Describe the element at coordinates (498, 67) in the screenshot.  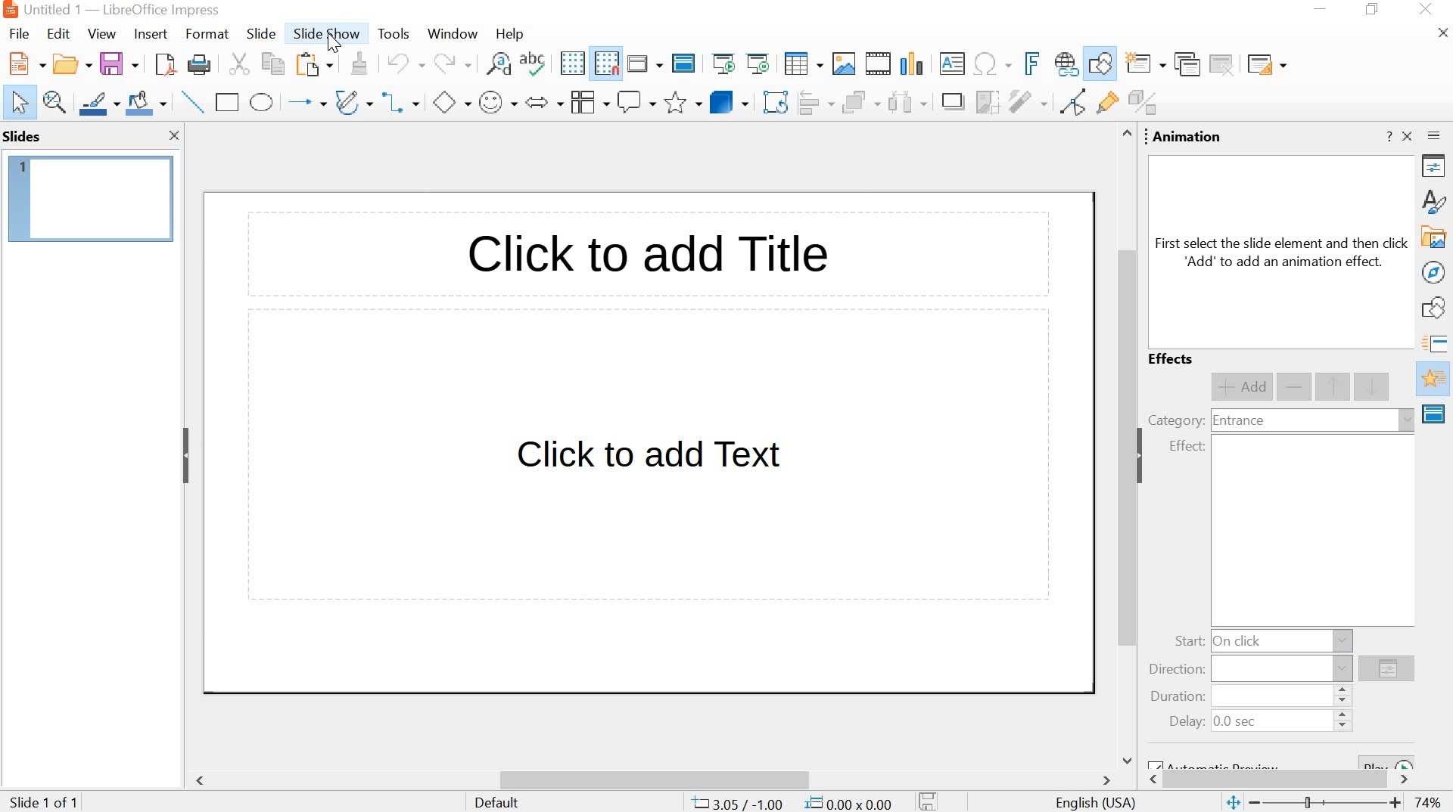
I see `find` at that location.